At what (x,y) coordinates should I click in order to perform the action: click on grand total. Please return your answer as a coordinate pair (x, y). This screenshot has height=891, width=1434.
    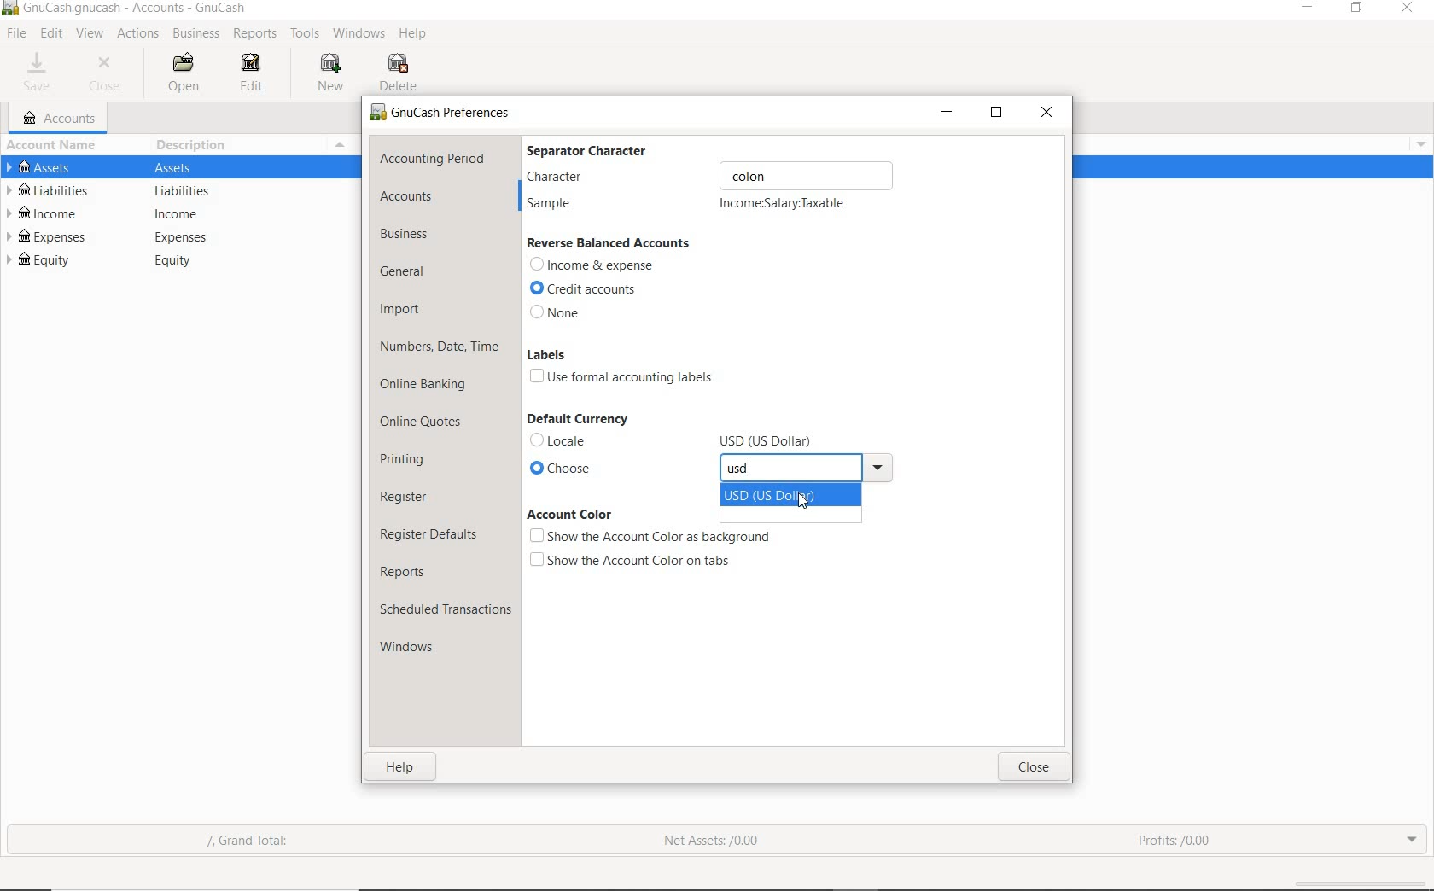
    Looking at the image, I should click on (259, 842).